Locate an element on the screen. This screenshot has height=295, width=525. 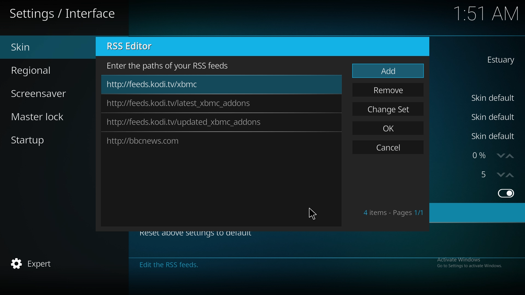
path is located at coordinates (166, 85).